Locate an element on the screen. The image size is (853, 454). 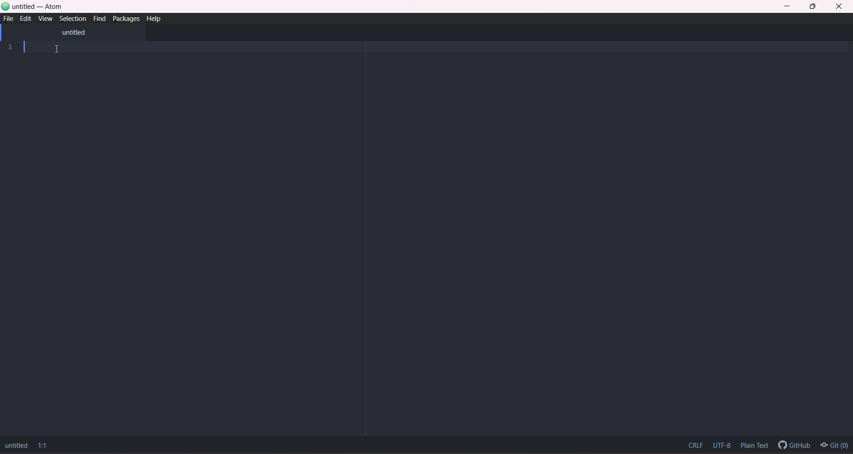
GitHub is located at coordinates (794, 442).